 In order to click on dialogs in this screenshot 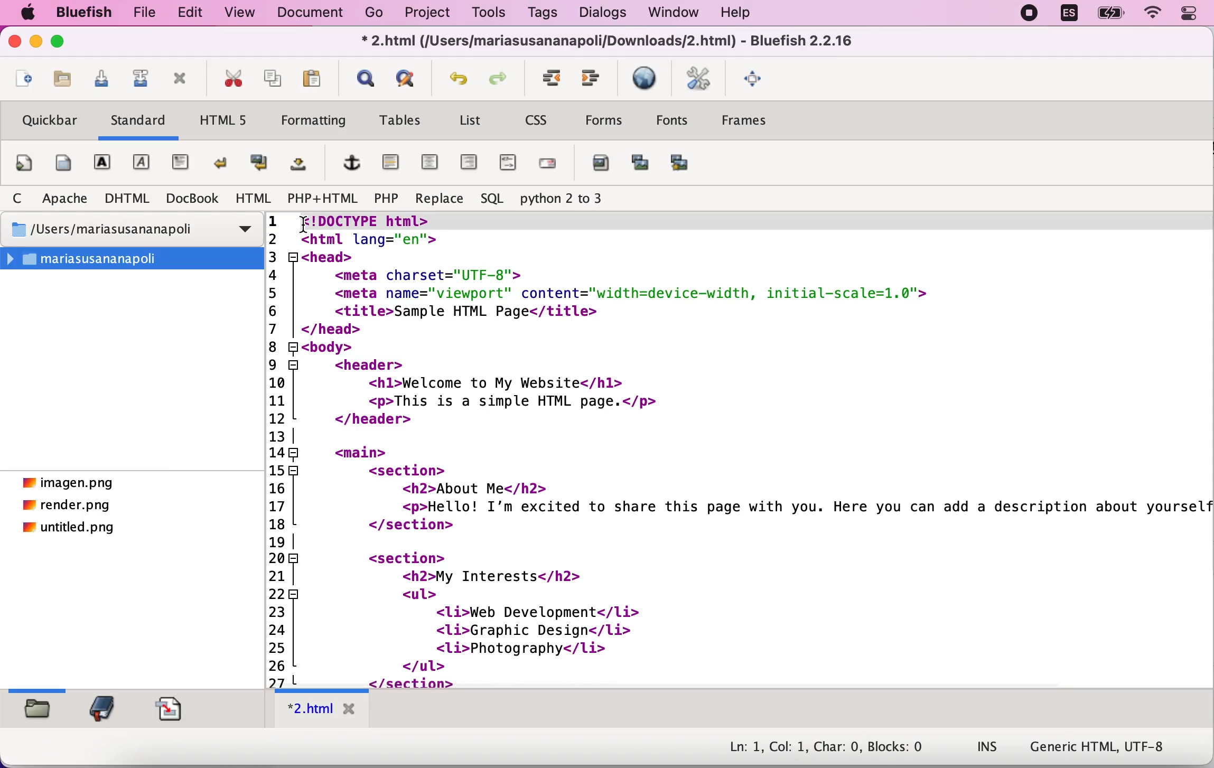, I will do `click(604, 12)`.